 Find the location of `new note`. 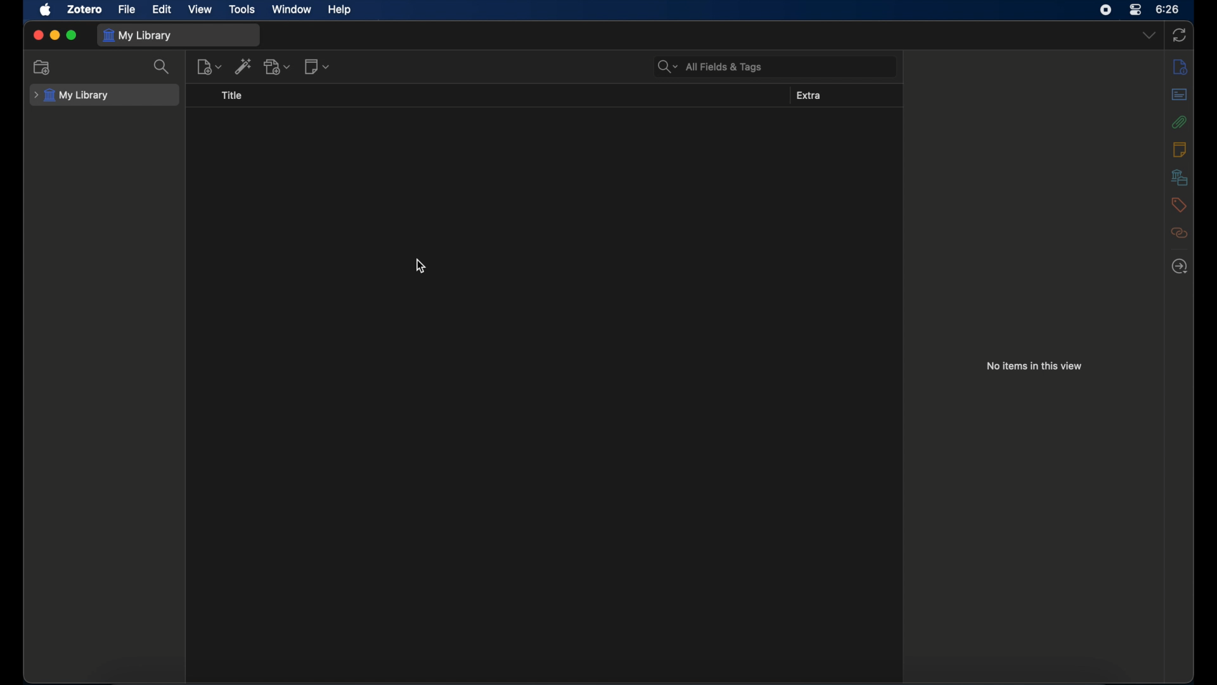

new note is located at coordinates (317, 67).